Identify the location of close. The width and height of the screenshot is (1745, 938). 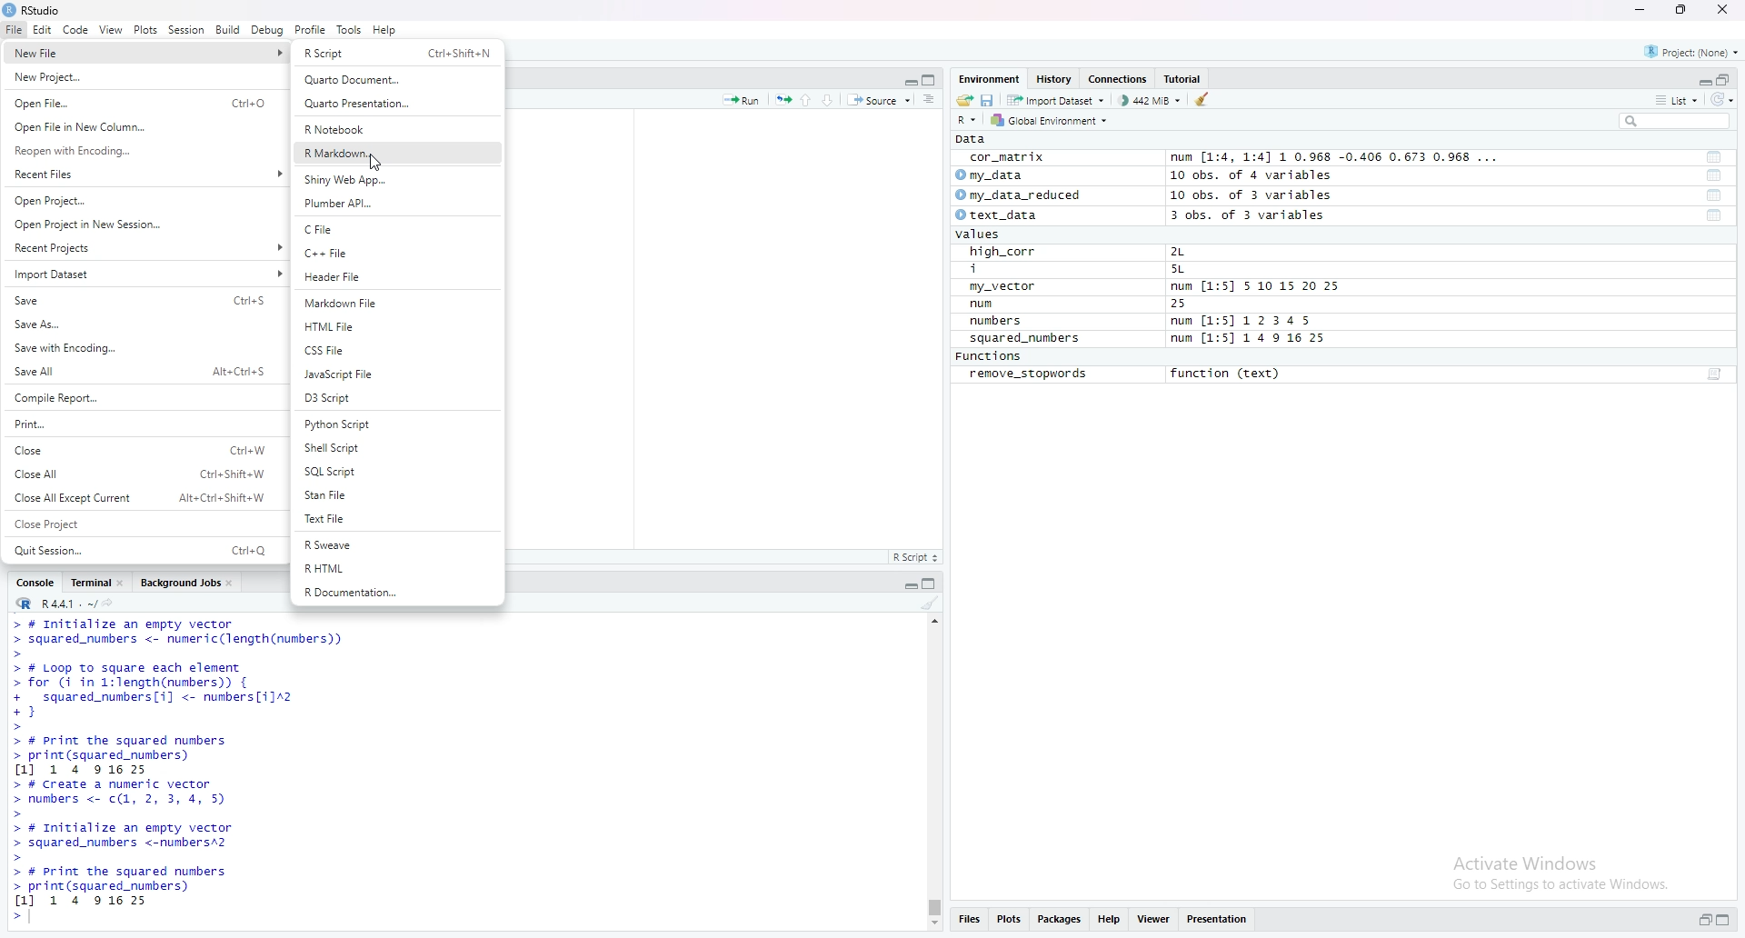
(233, 583).